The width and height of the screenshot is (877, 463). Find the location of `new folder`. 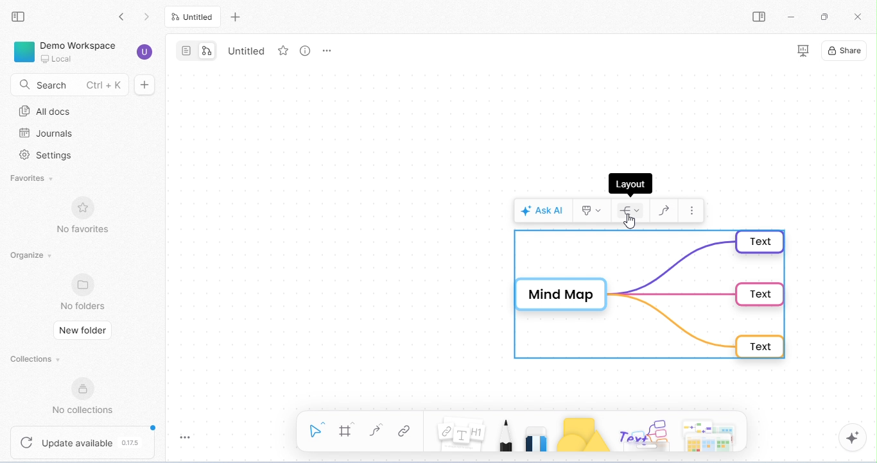

new folder is located at coordinates (83, 332).